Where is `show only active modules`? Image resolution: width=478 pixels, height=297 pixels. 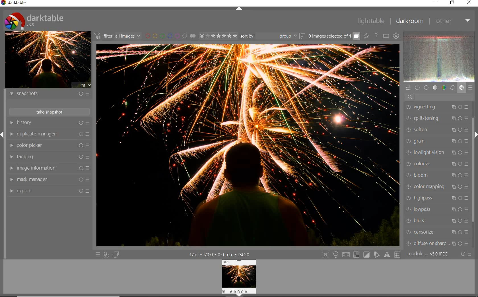 show only active modules is located at coordinates (418, 87).